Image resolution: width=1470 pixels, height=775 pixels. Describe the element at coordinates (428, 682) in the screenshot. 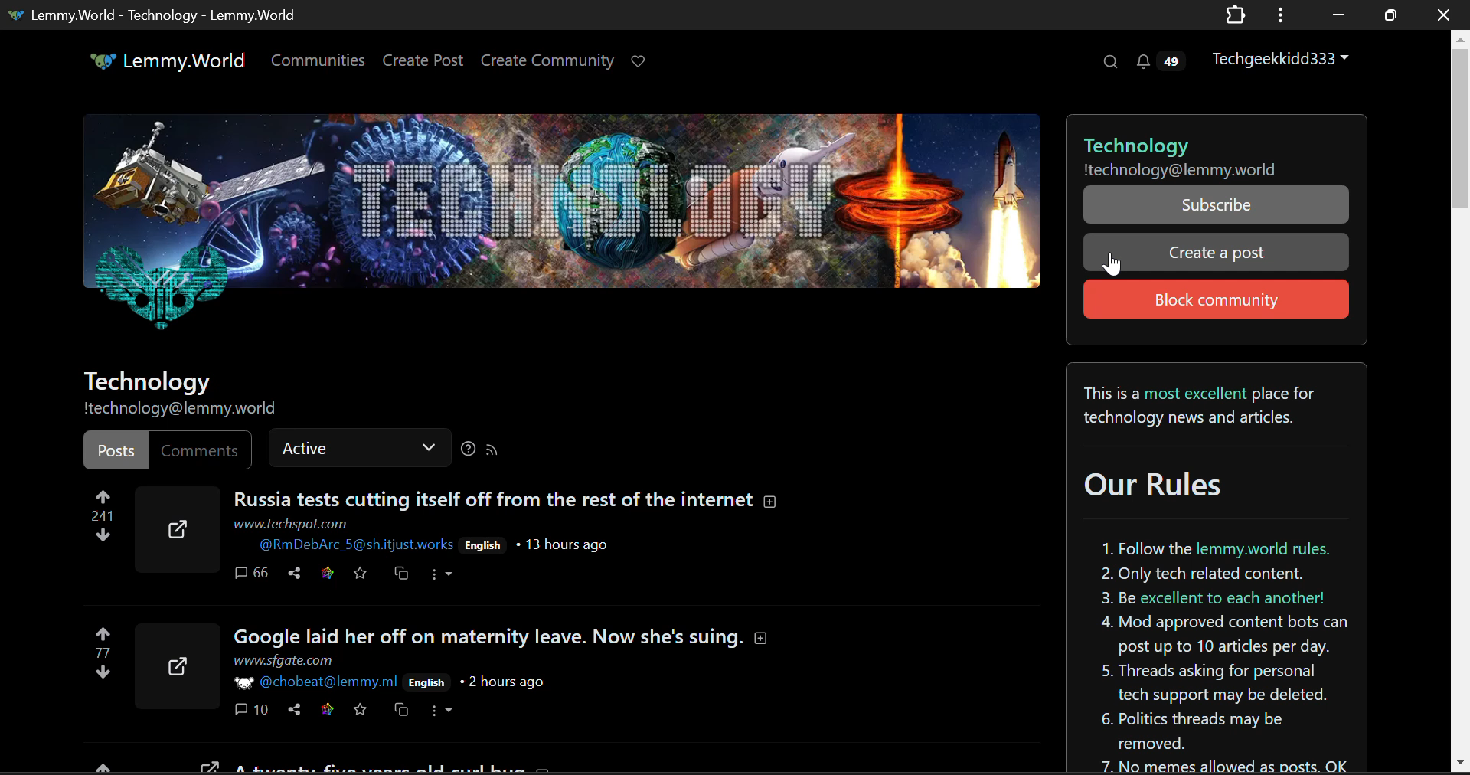

I see `English` at that location.